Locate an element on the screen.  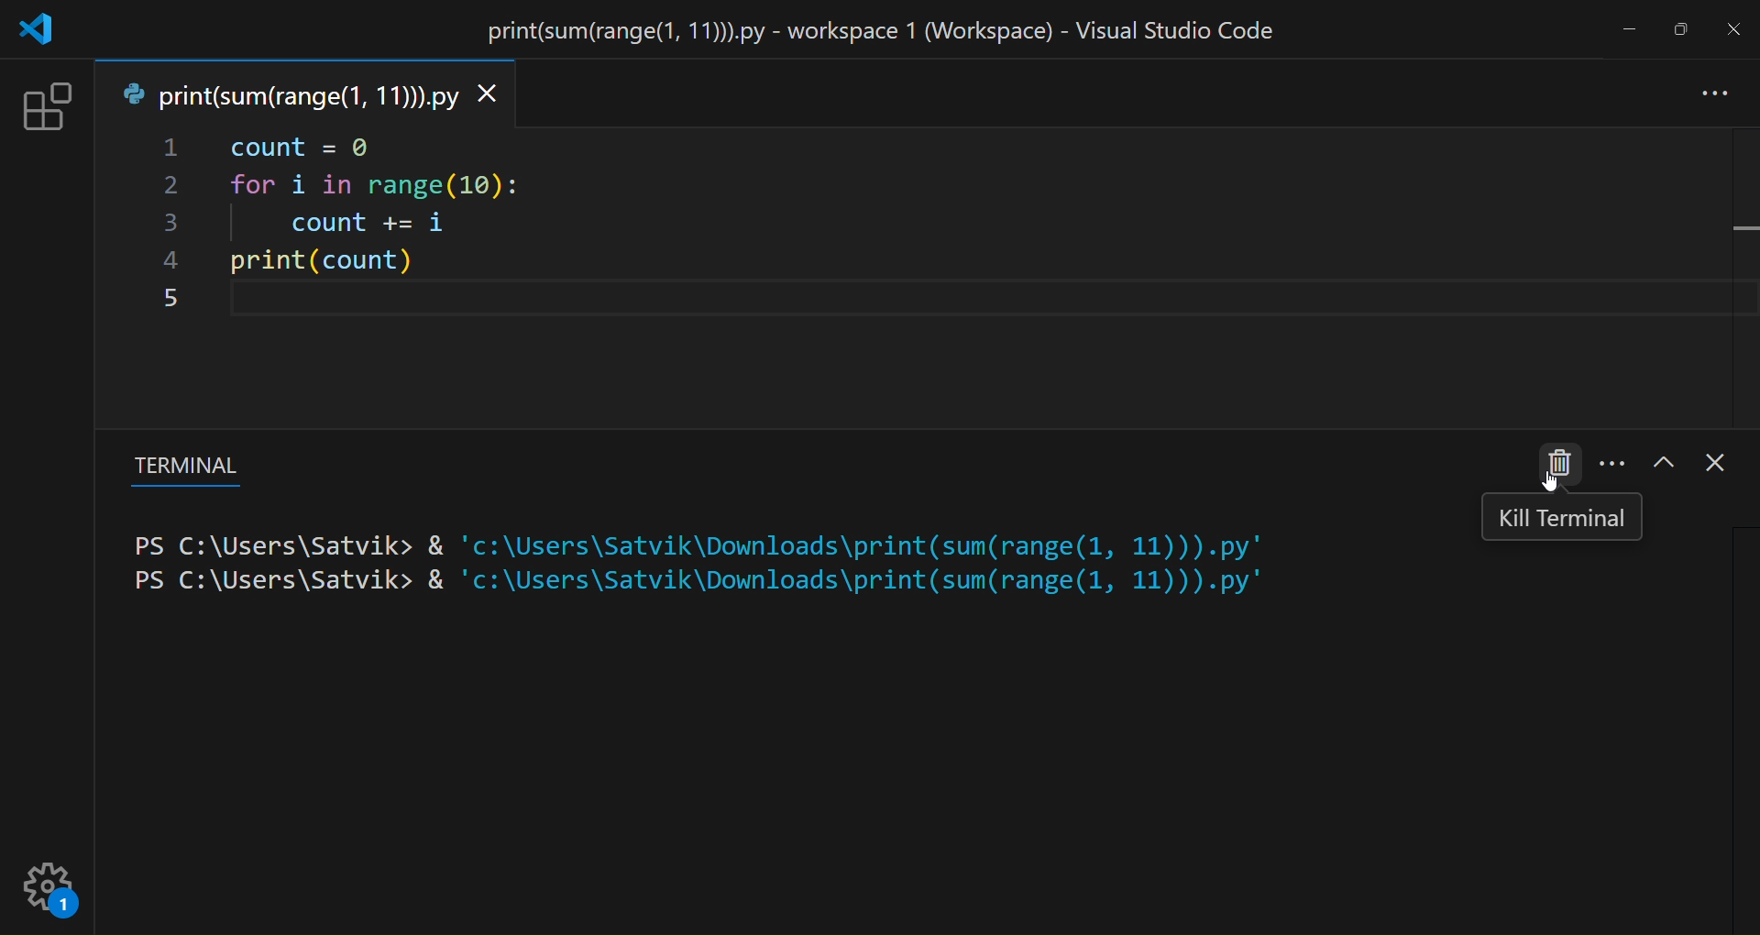
close tab is located at coordinates (495, 95).